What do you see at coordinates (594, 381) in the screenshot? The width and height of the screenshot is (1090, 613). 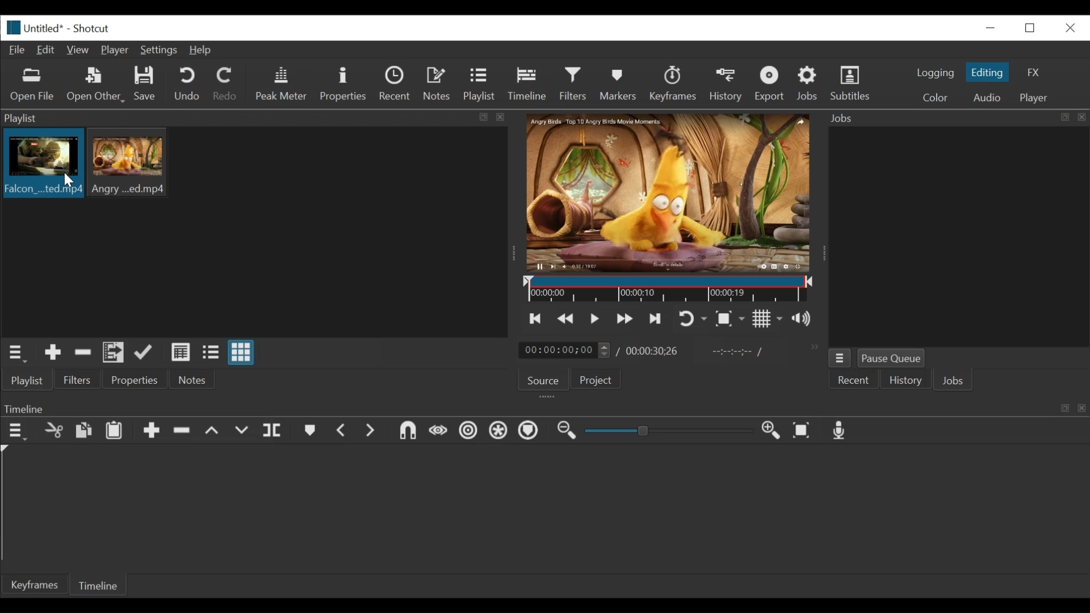 I see `Project` at bounding box center [594, 381].